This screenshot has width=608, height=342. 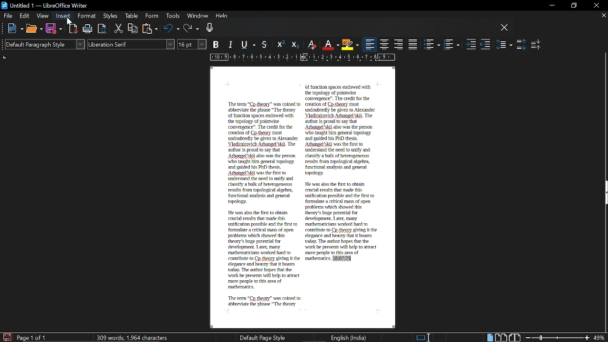 What do you see at coordinates (67, 23) in the screenshot?
I see `cursor` at bounding box center [67, 23].